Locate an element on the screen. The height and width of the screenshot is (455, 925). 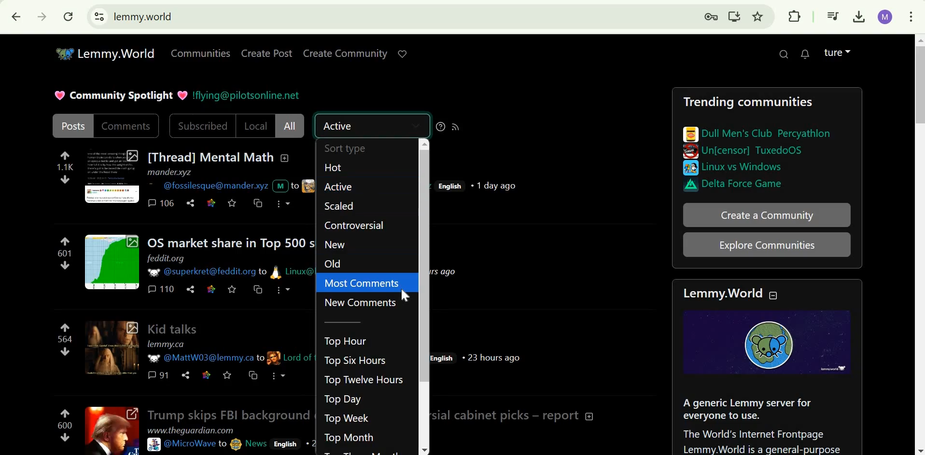
Media controls is located at coordinates (832, 16).